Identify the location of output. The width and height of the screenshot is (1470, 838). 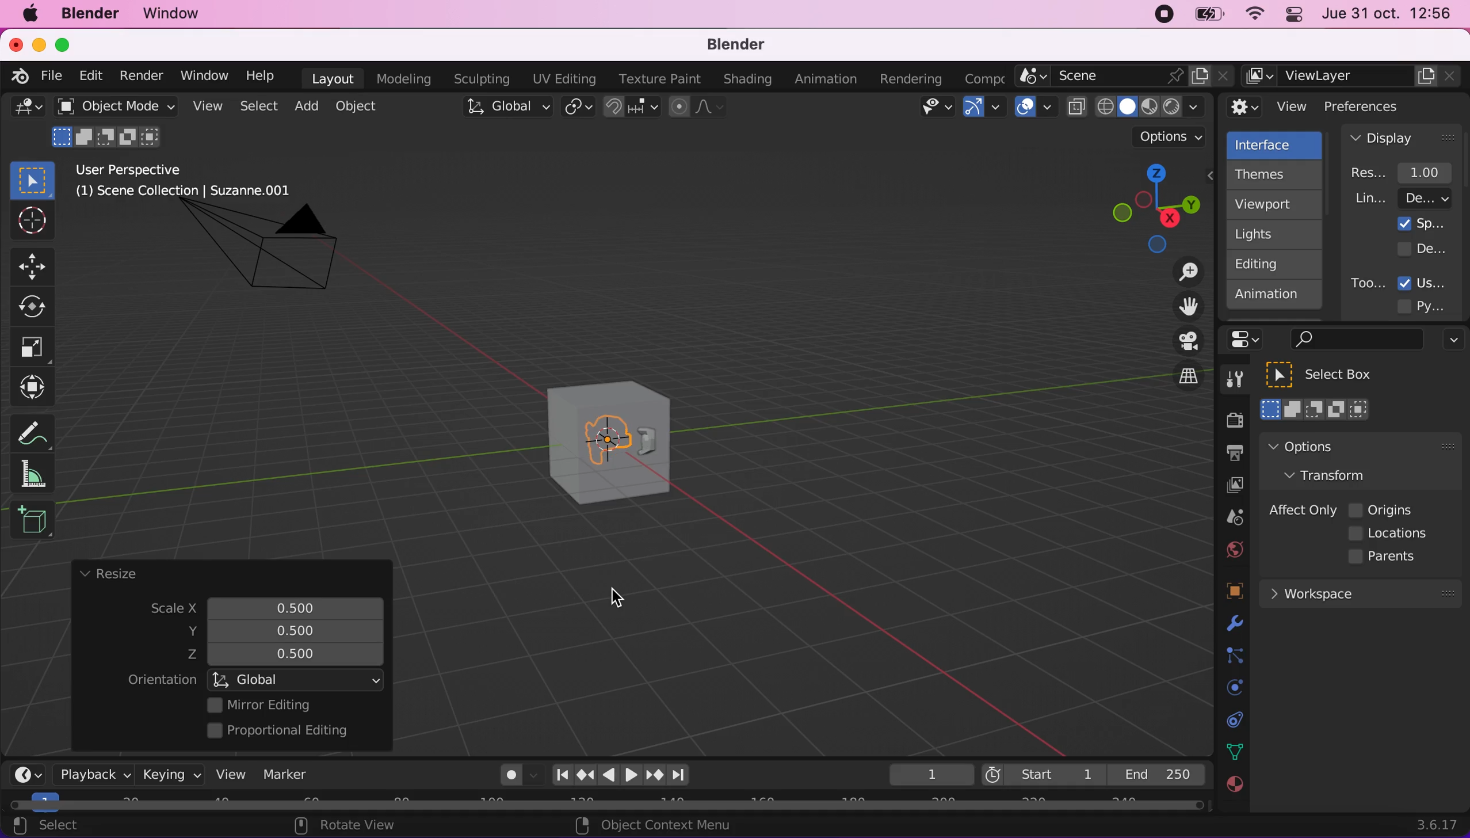
(1228, 455).